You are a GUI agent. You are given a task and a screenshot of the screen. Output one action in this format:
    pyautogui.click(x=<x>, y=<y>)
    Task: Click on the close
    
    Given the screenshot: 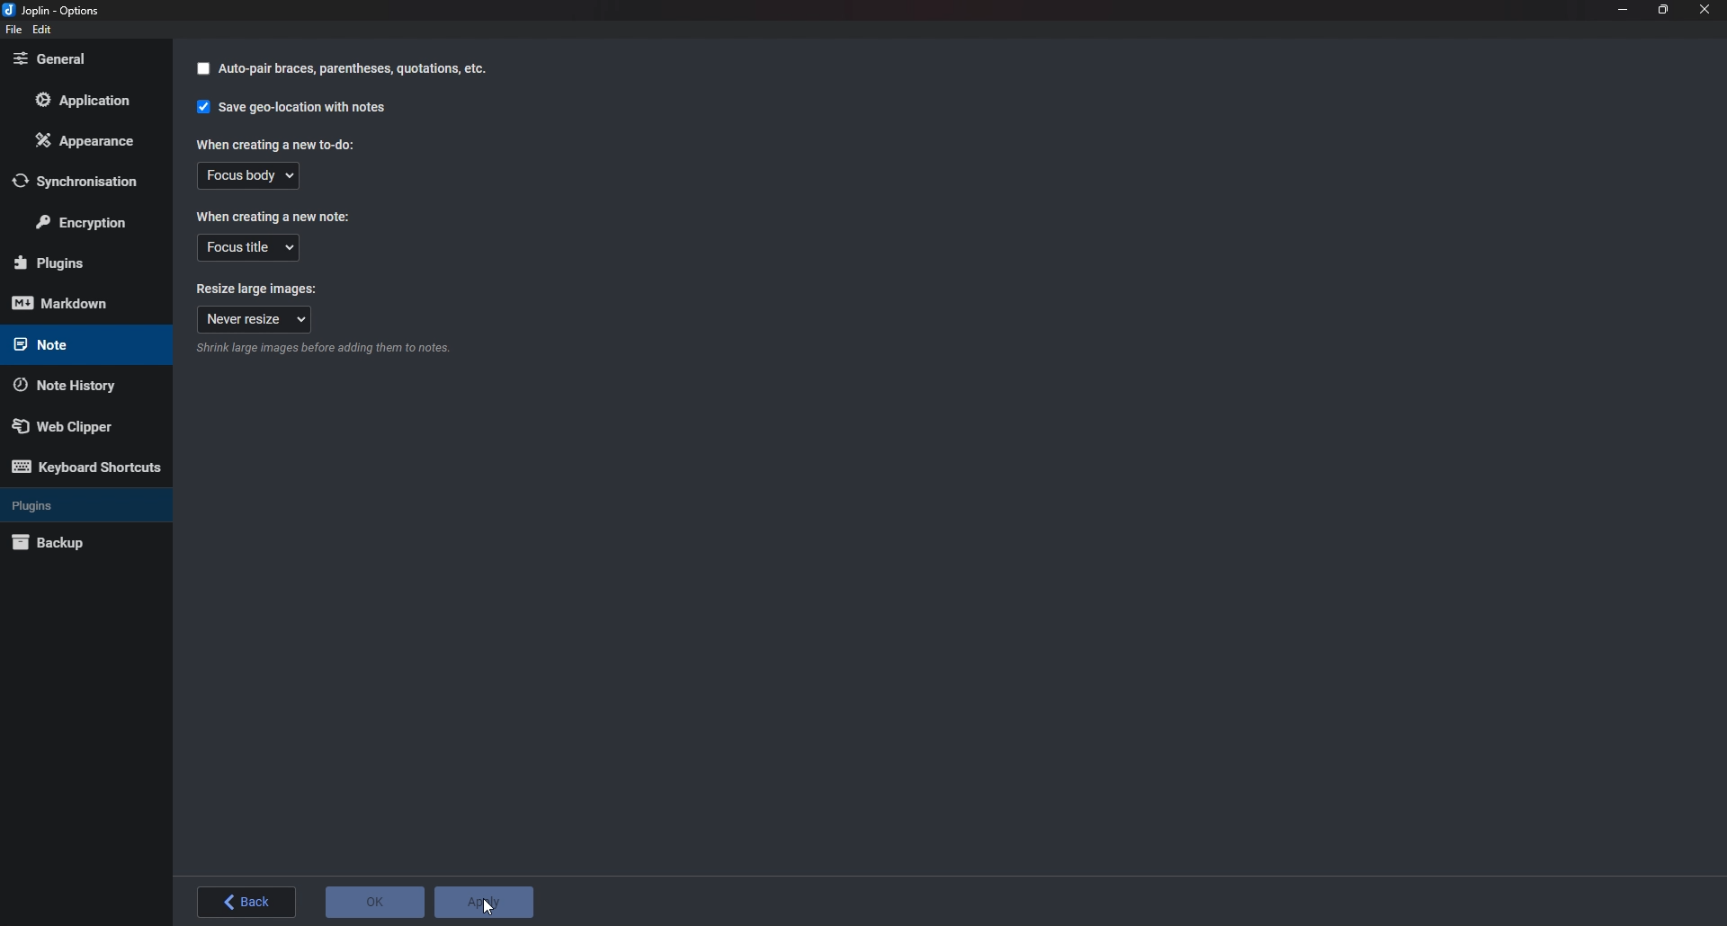 What is the action you would take?
    pyautogui.click(x=1704, y=12)
    